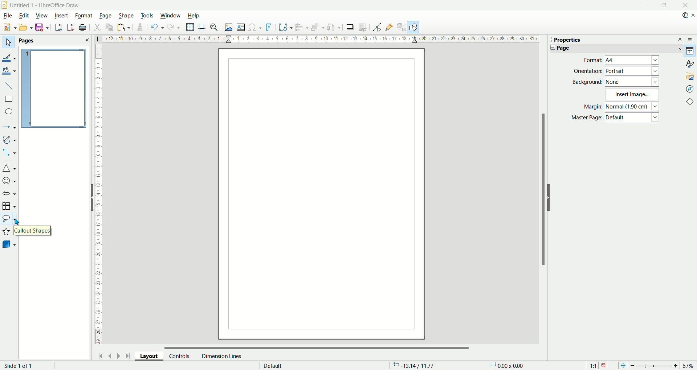  I want to click on Orientaion, so click(588, 71).